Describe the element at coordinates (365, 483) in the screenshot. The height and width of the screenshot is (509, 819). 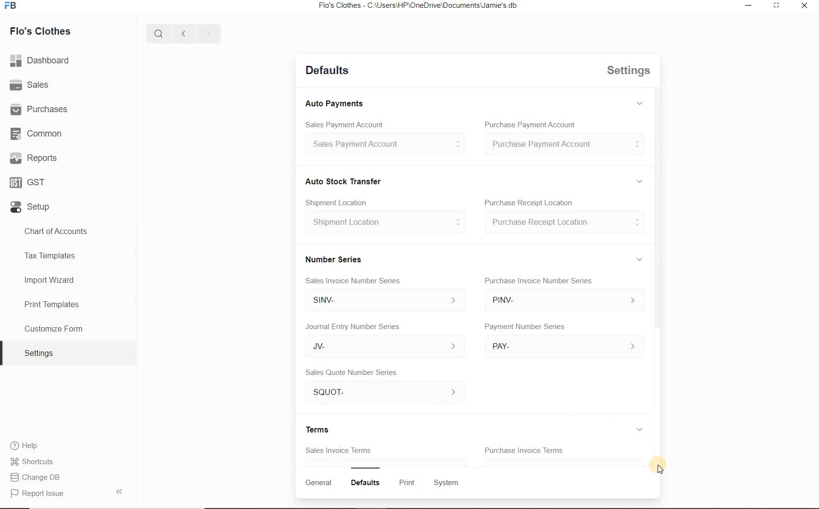
I see `Defaults` at that location.